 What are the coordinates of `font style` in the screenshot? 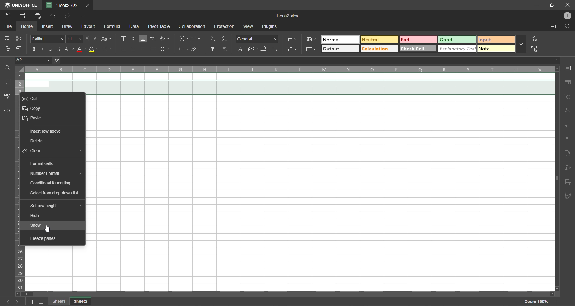 It's located at (48, 38).